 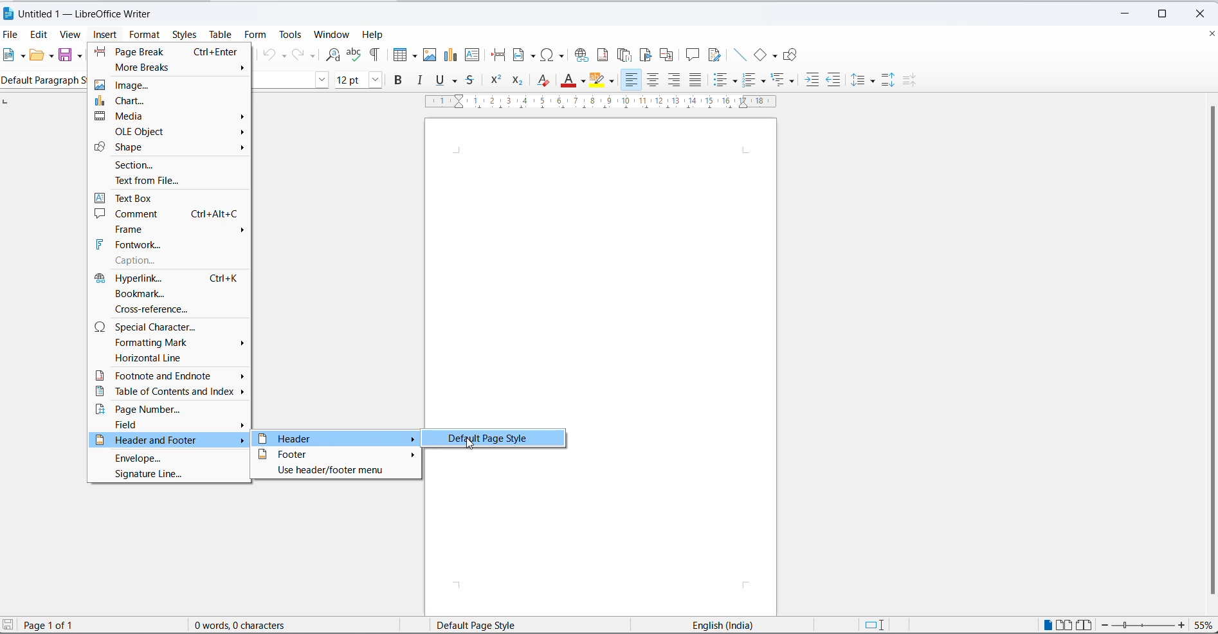 What do you see at coordinates (168, 394) in the screenshot?
I see `table of contents and index` at bounding box center [168, 394].